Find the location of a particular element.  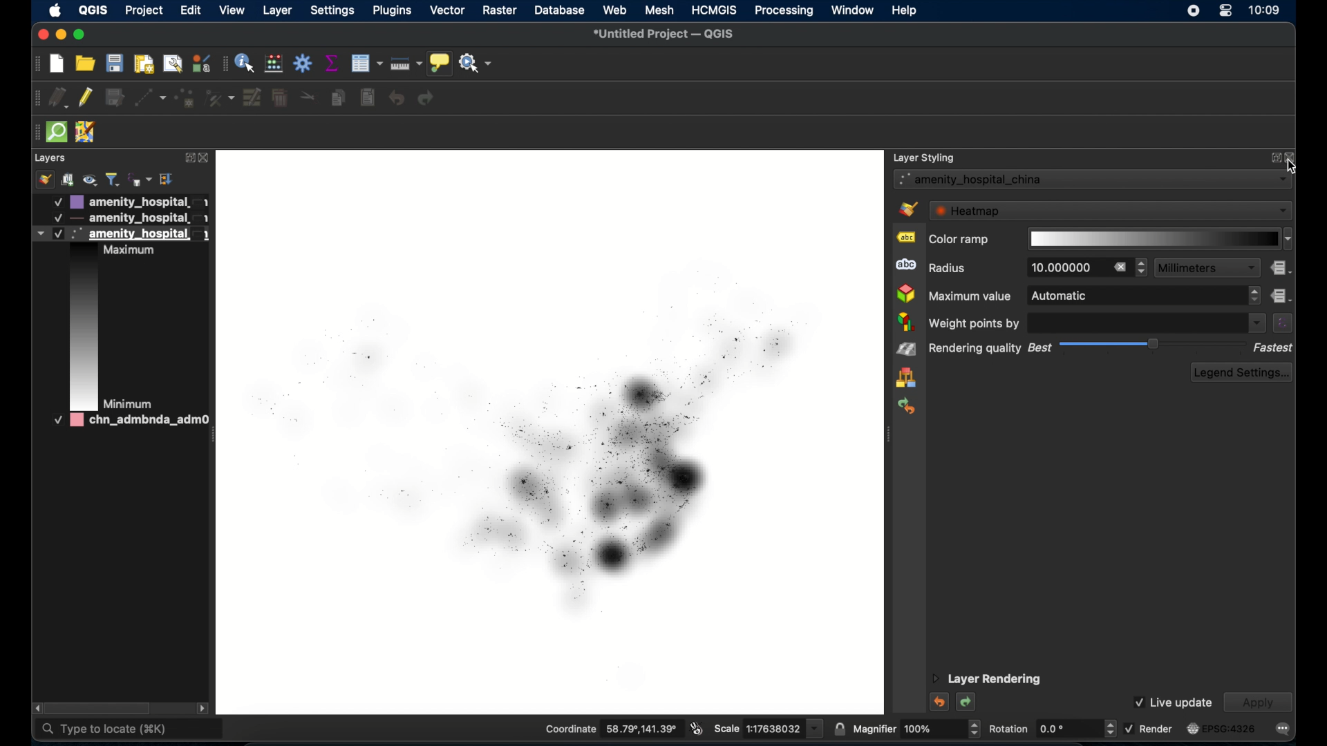

scroll left arrow is located at coordinates (33, 707).